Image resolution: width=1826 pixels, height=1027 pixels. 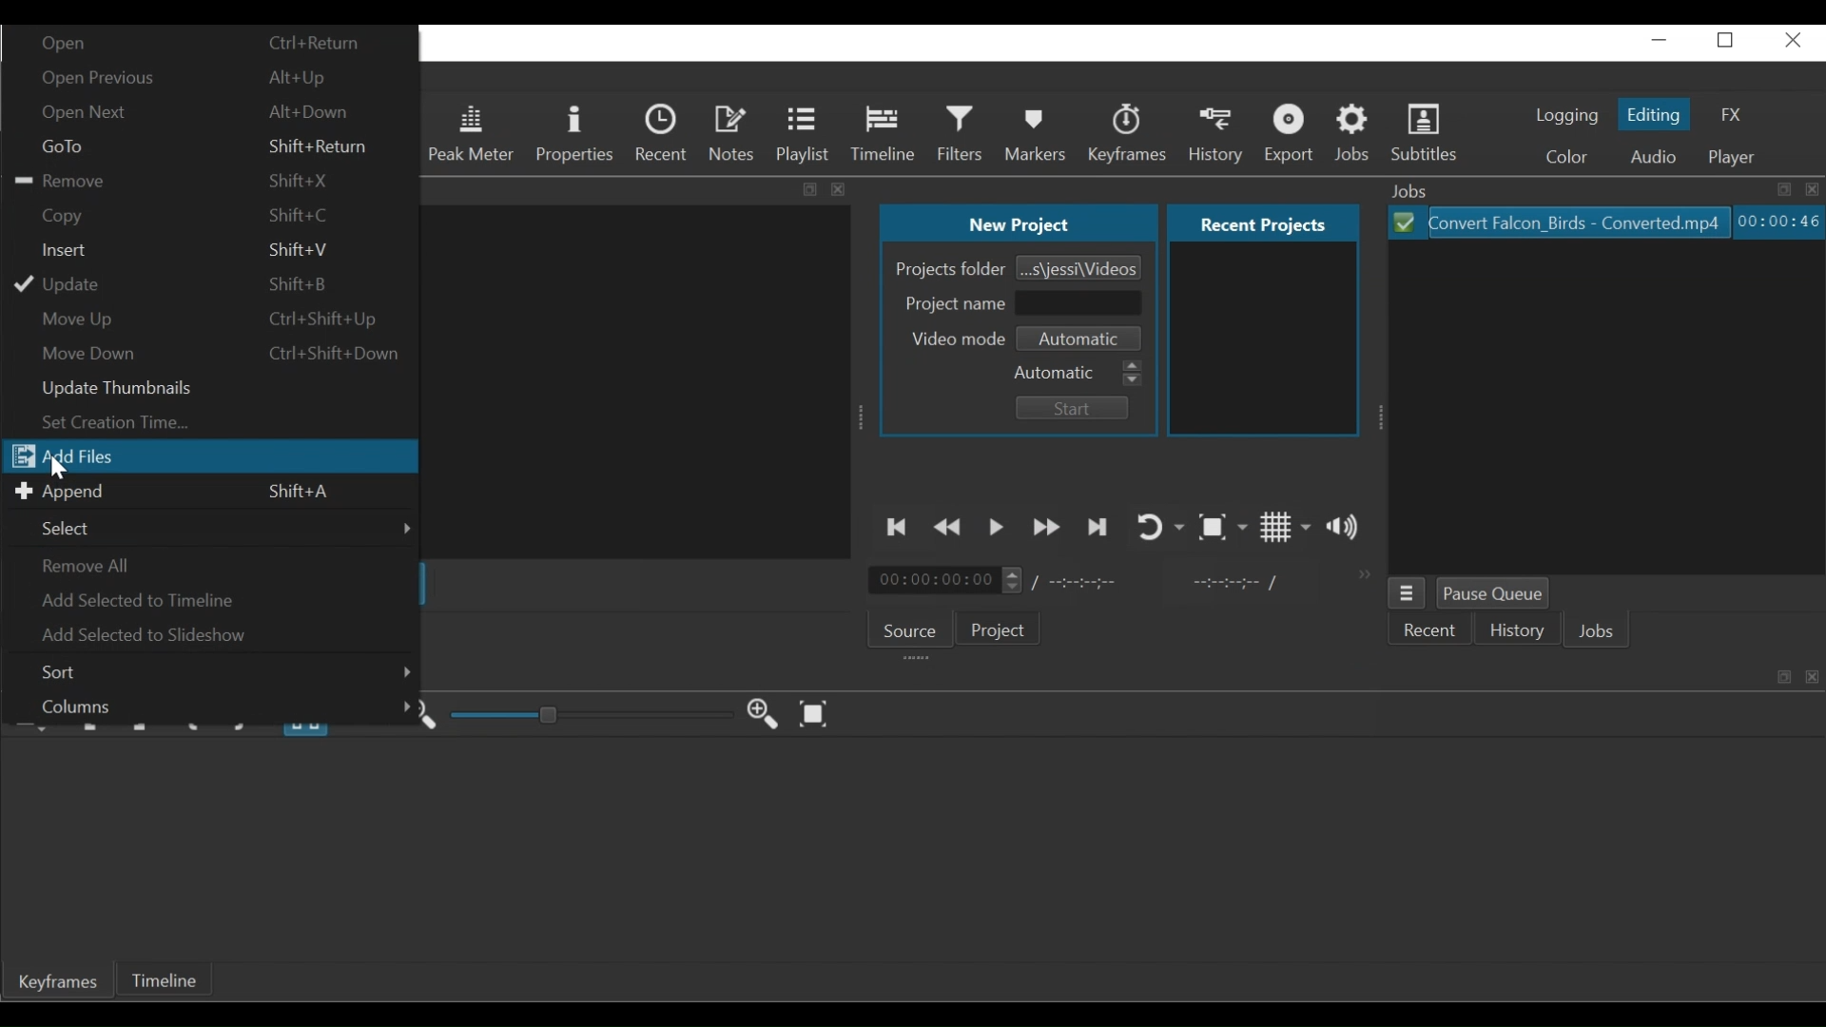 What do you see at coordinates (59, 983) in the screenshot?
I see `Keyframe Tab` at bounding box center [59, 983].